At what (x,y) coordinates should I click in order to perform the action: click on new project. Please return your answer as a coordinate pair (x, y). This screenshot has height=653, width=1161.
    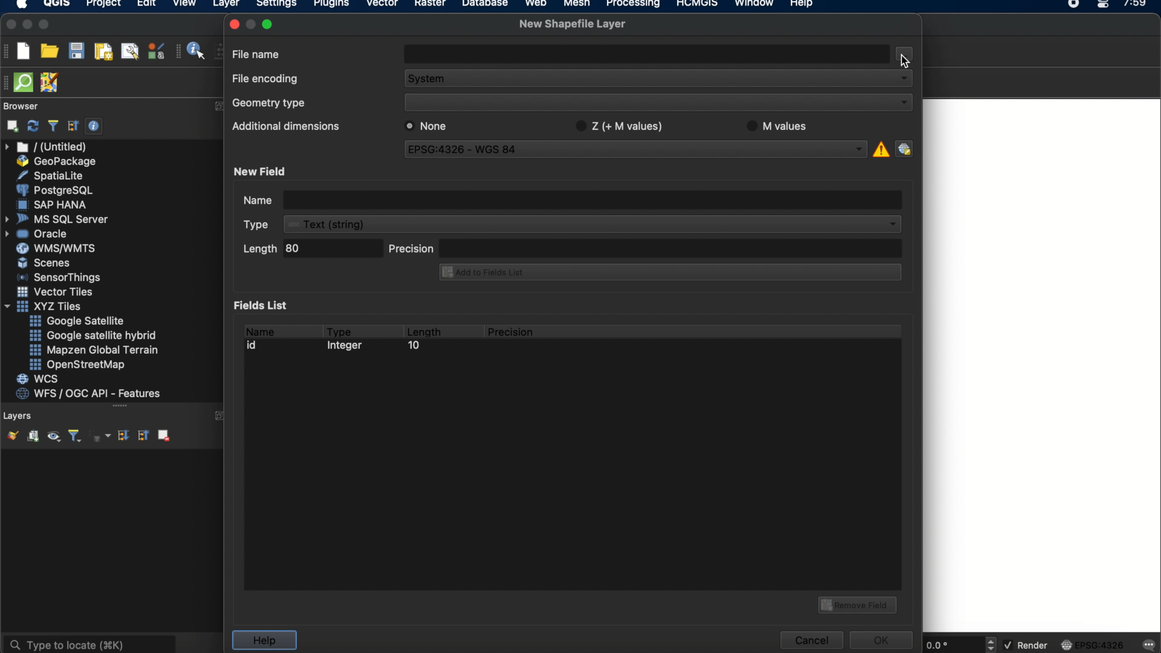
    Looking at the image, I should click on (23, 51).